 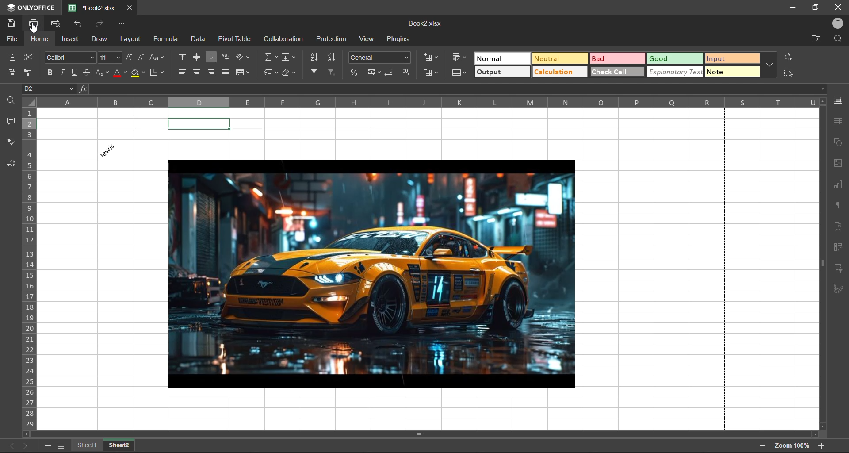 I want to click on maximize, so click(x=814, y=8).